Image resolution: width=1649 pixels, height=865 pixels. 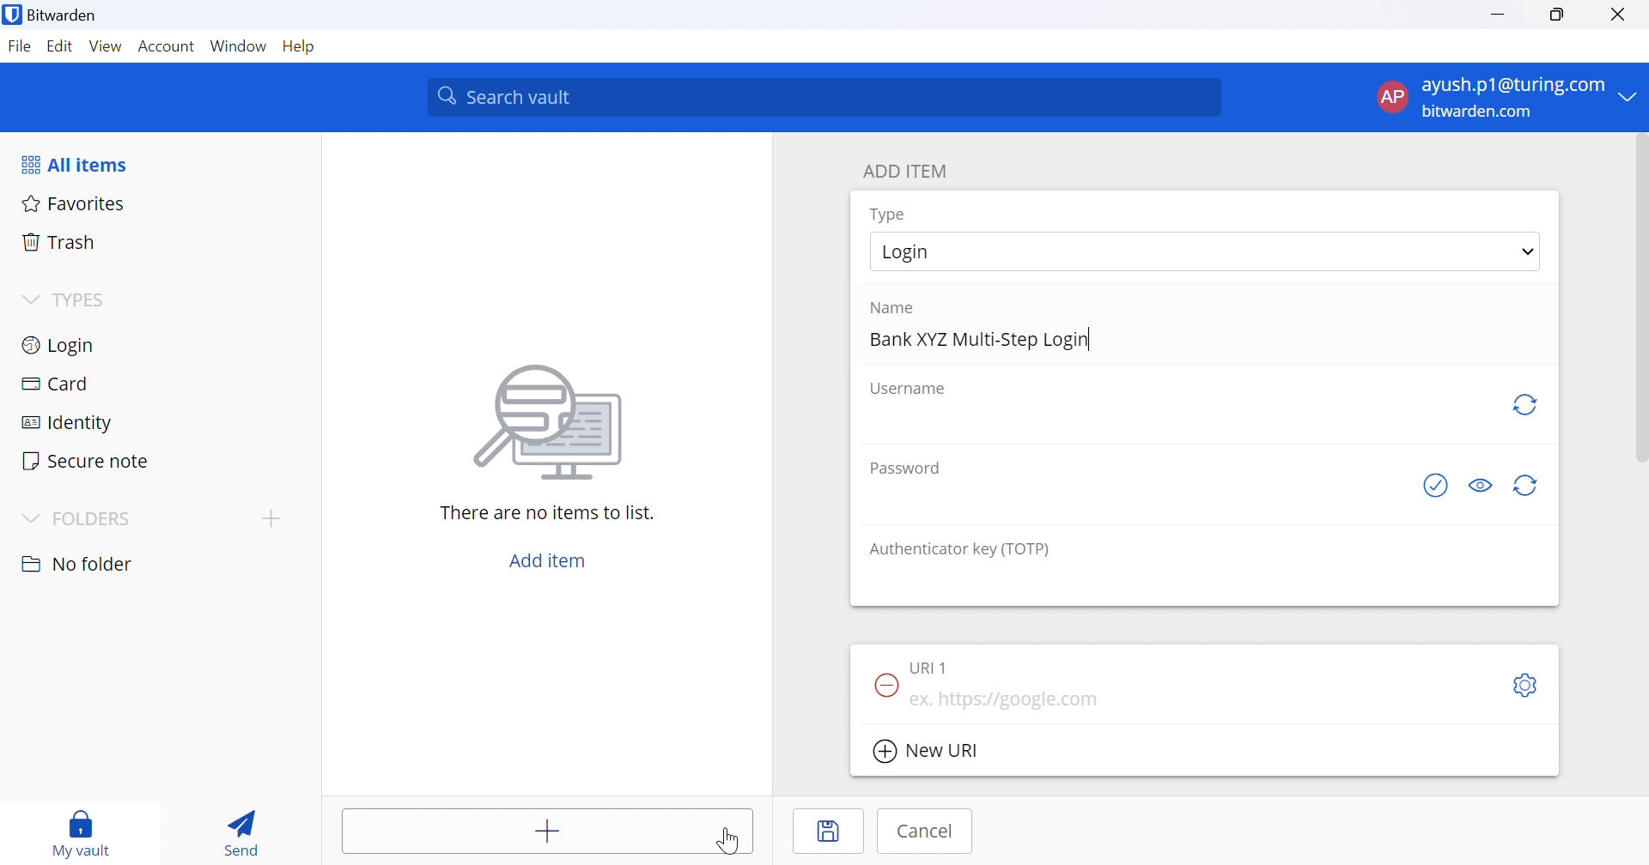 I want to click on Restore Down, so click(x=1559, y=15).